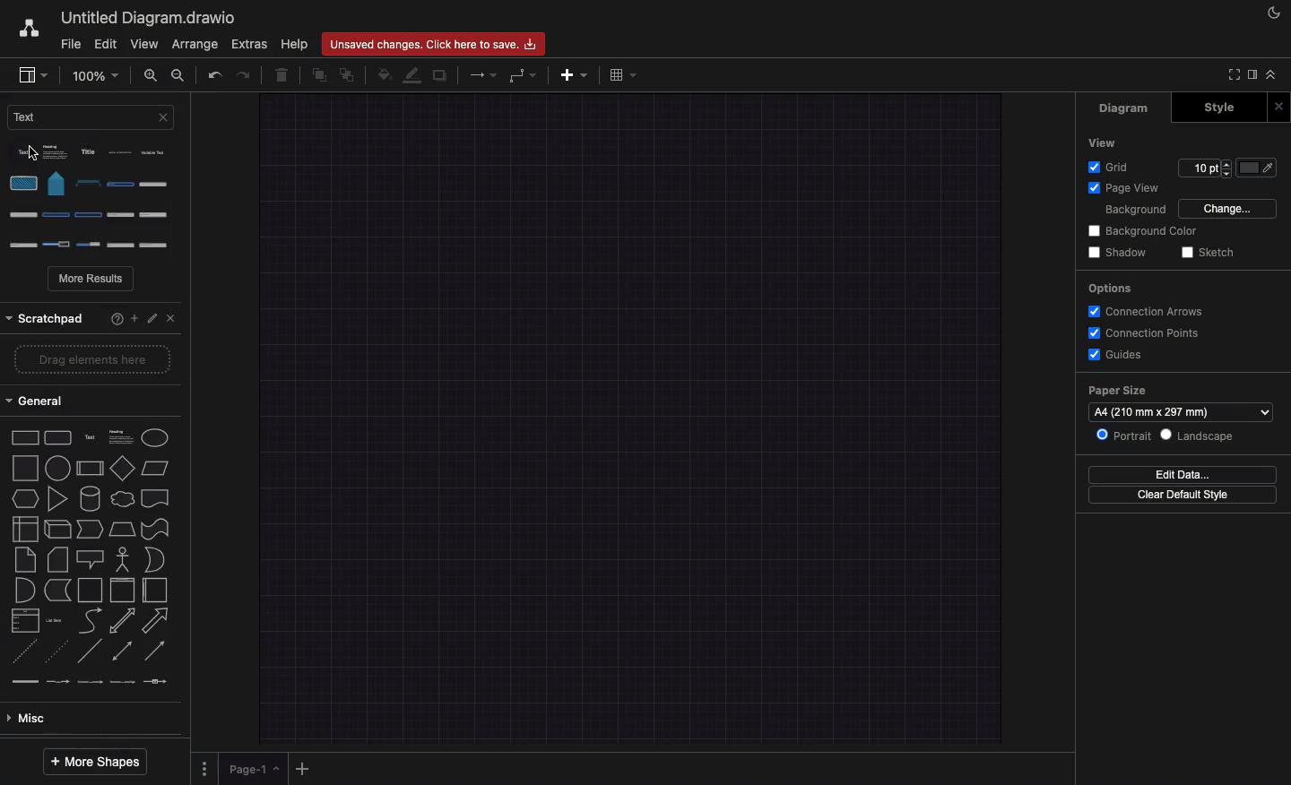  What do you see at coordinates (144, 45) in the screenshot?
I see `View` at bounding box center [144, 45].